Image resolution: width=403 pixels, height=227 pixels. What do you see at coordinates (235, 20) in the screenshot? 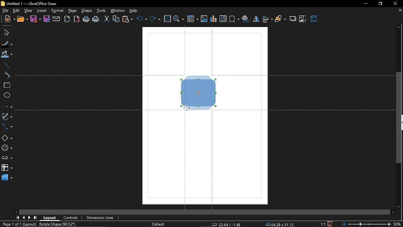
I see `insert symbol` at bounding box center [235, 20].